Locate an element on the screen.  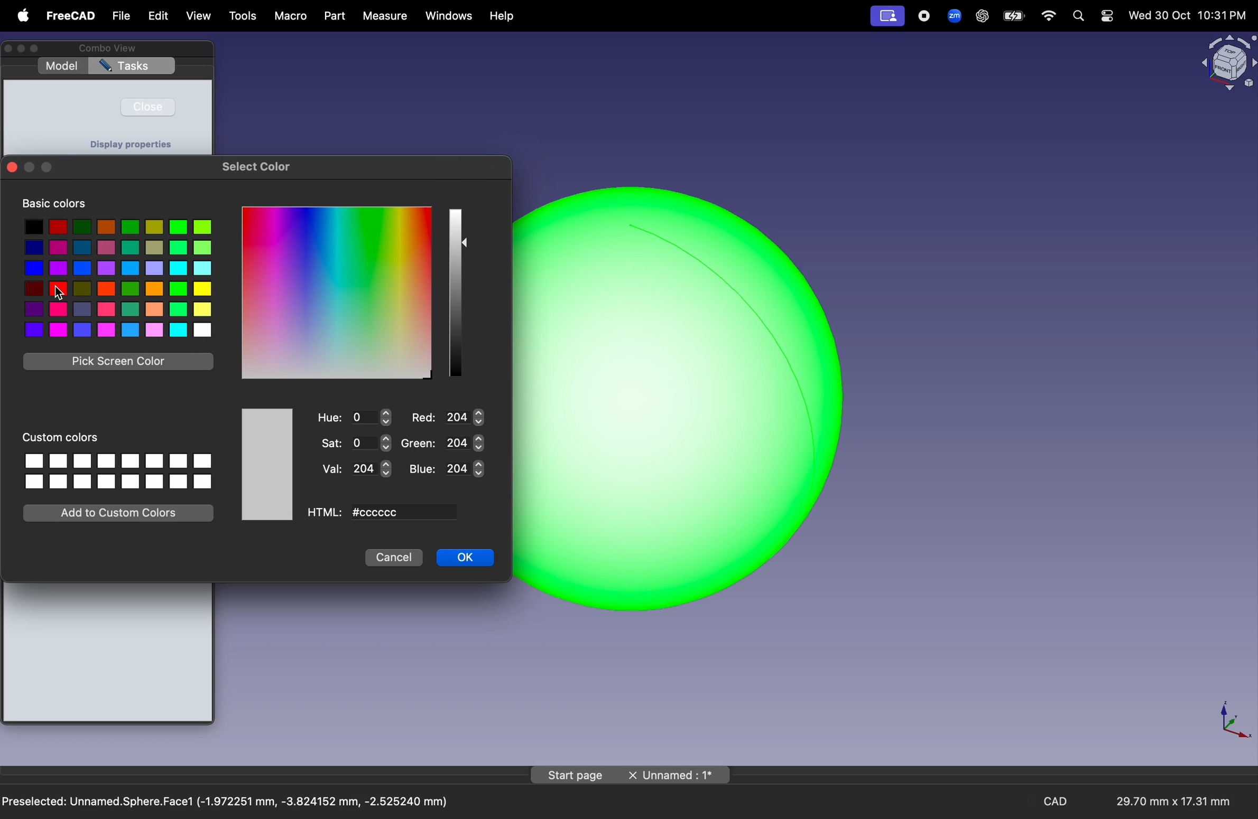
close is located at coordinates (148, 106).